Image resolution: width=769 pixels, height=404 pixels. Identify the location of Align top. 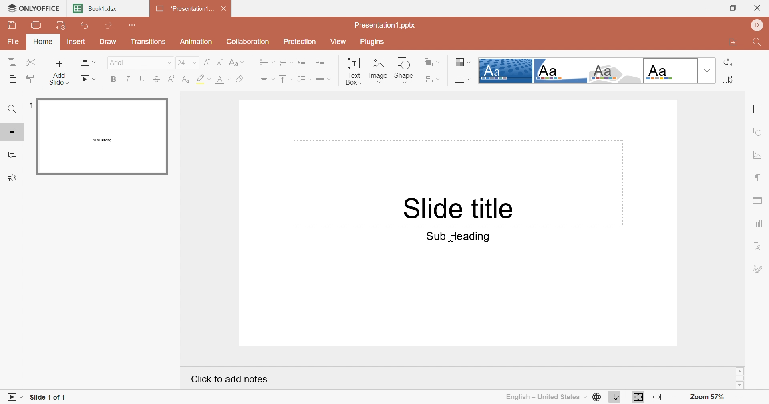
(286, 78).